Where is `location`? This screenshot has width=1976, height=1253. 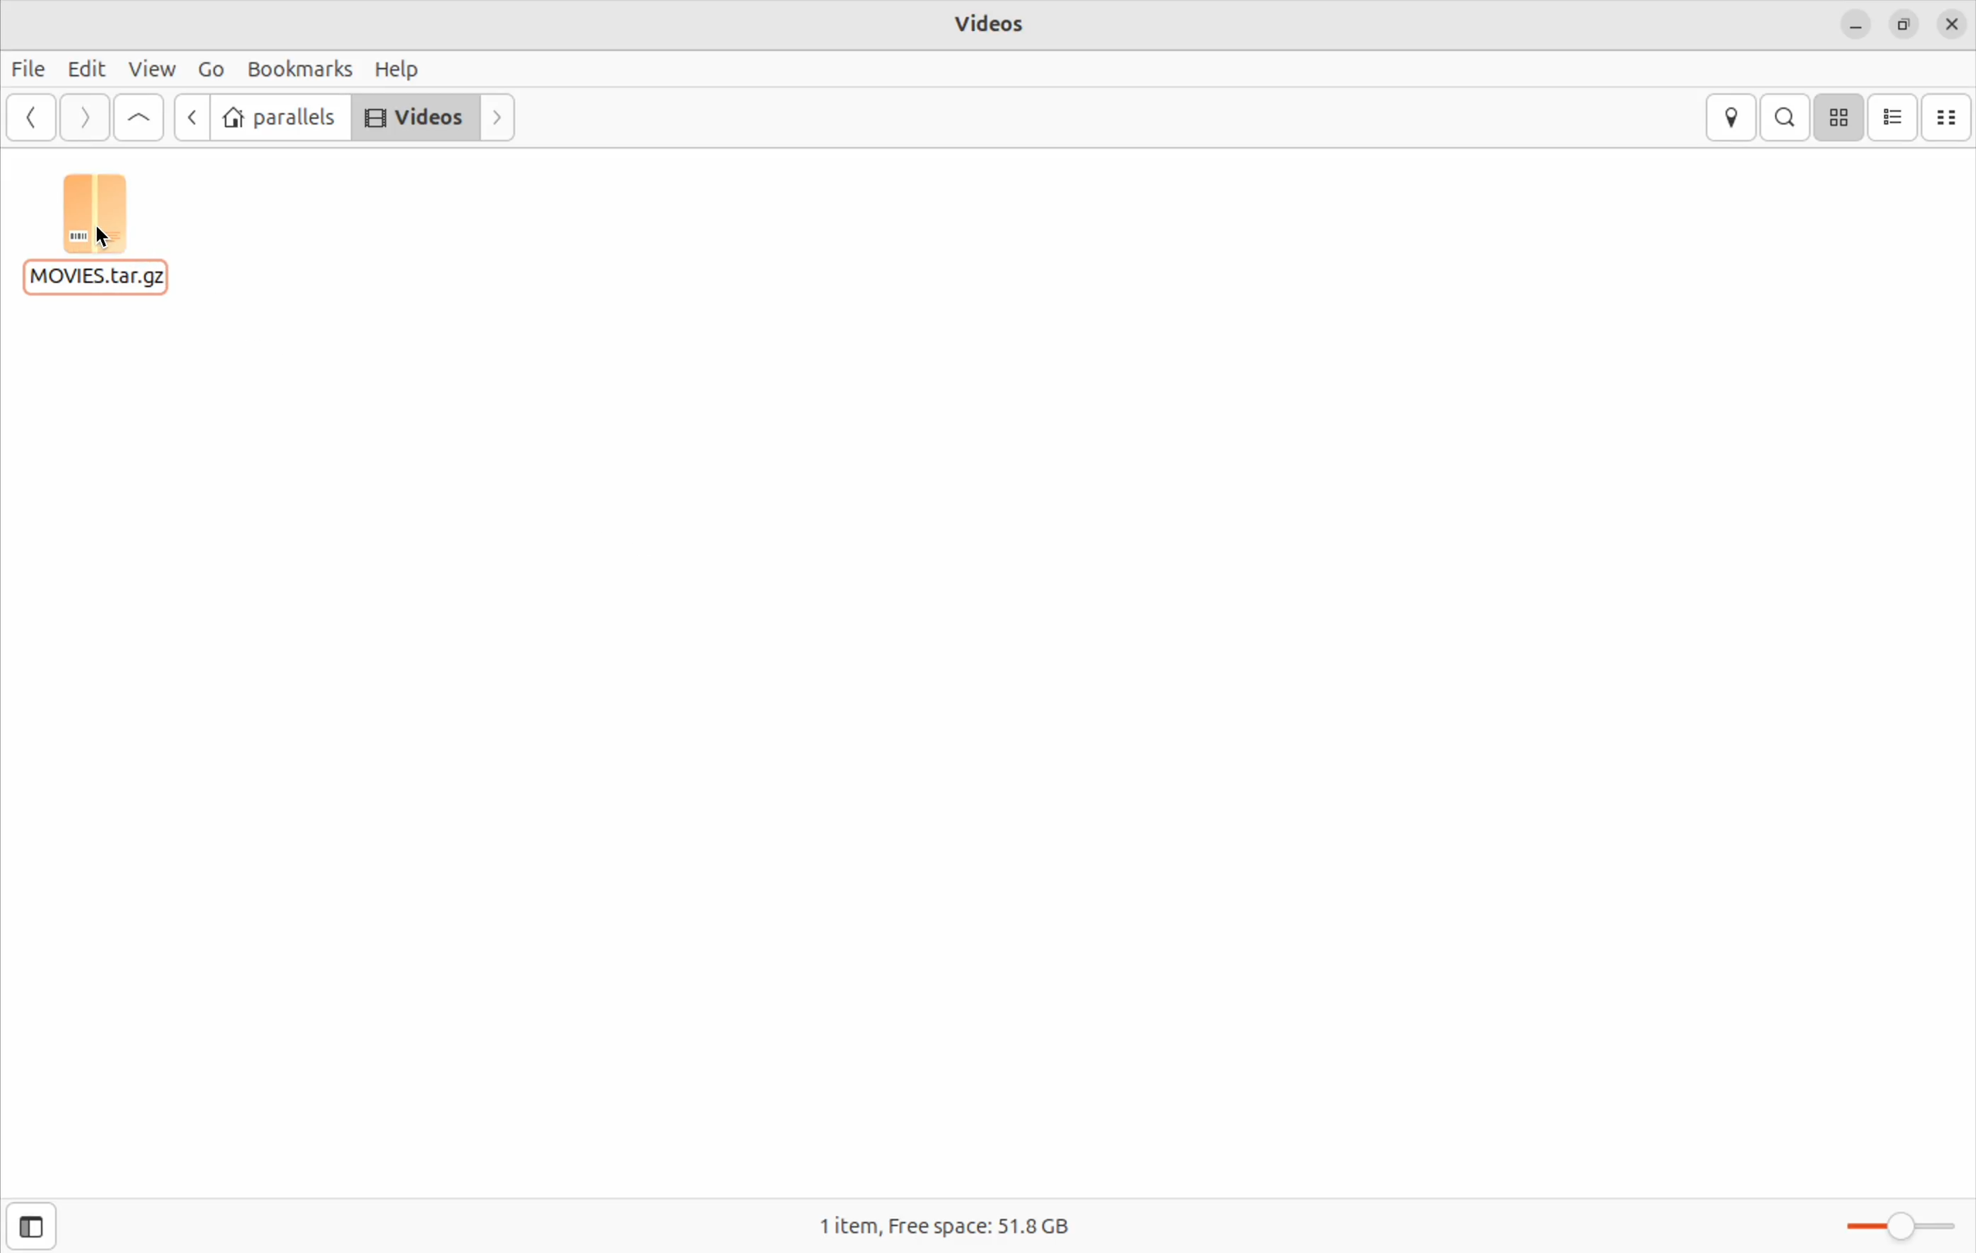 location is located at coordinates (1733, 116).